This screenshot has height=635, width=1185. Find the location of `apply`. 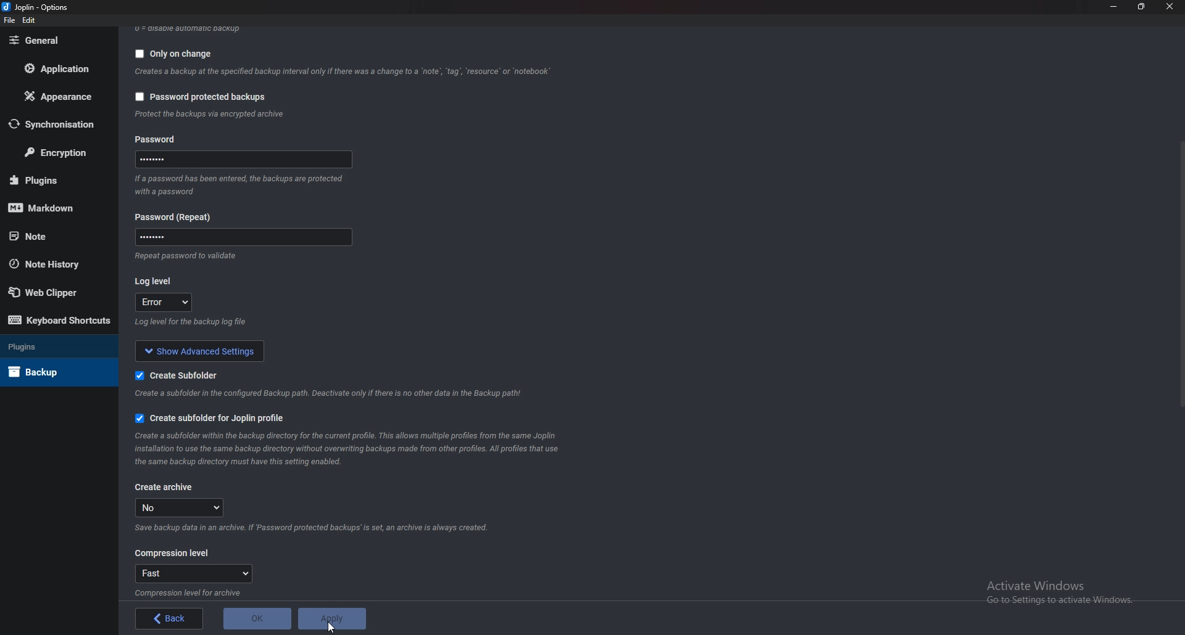

apply is located at coordinates (331, 618).